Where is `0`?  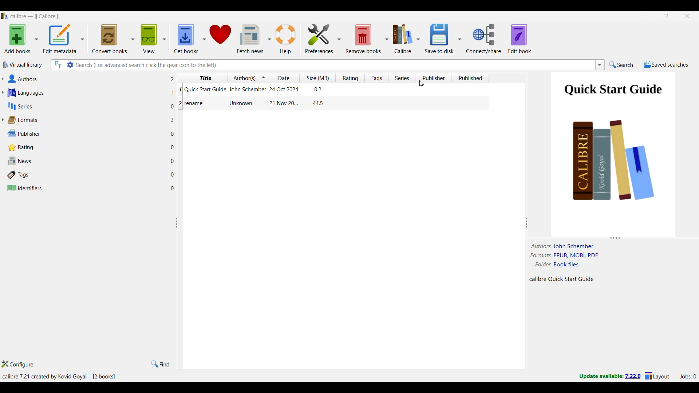
0 is located at coordinates (174, 161).